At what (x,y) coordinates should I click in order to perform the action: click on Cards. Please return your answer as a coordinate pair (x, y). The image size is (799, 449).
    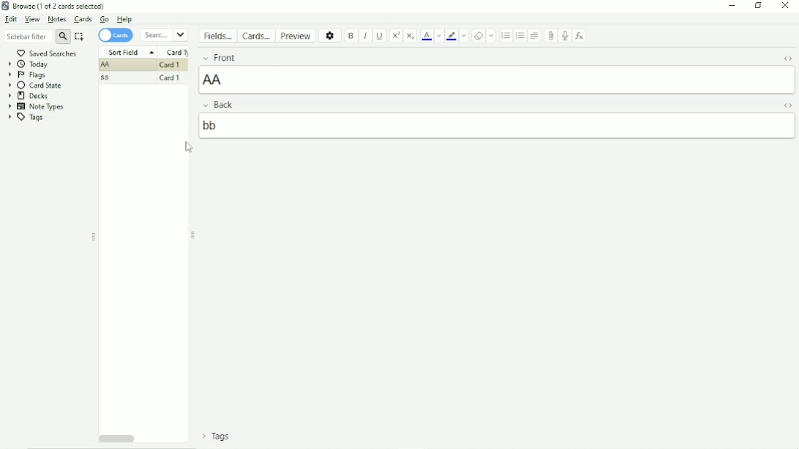
    Looking at the image, I should click on (116, 35).